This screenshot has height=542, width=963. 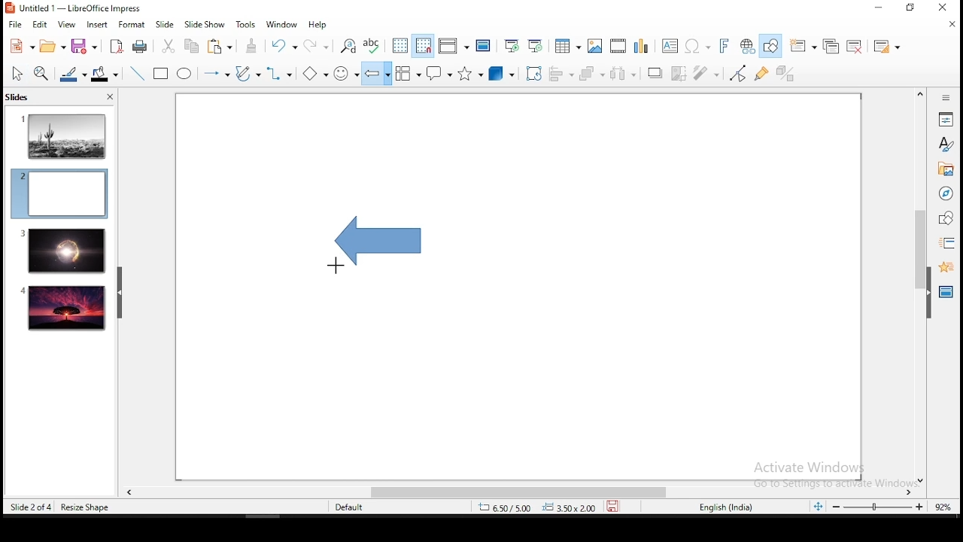 What do you see at coordinates (616, 47) in the screenshot?
I see `insert audio and video` at bounding box center [616, 47].